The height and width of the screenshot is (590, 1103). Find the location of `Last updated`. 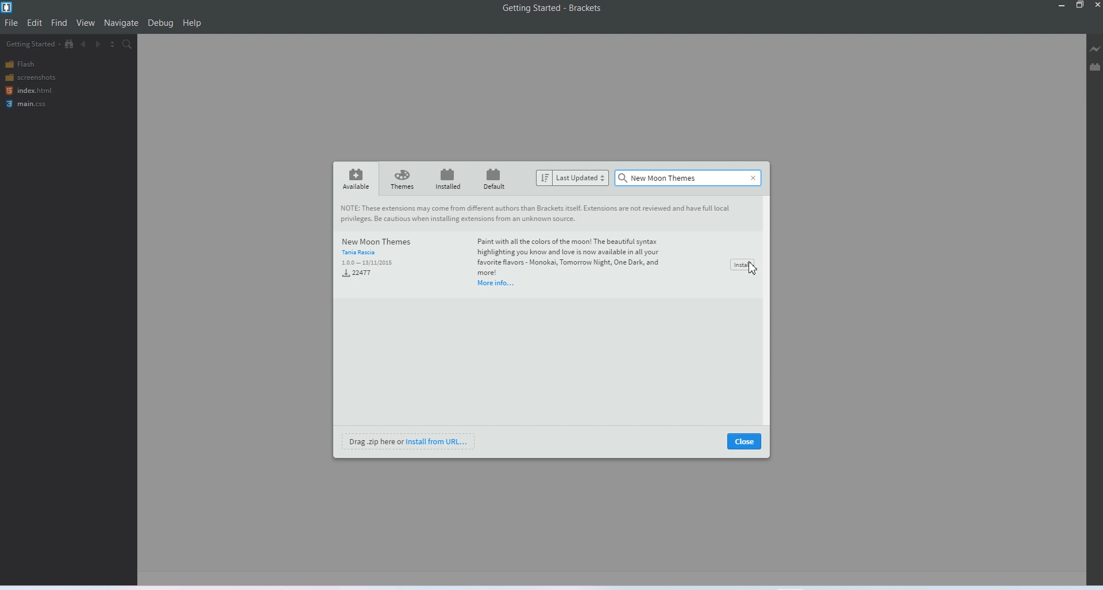

Last updated is located at coordinates (573, 177).